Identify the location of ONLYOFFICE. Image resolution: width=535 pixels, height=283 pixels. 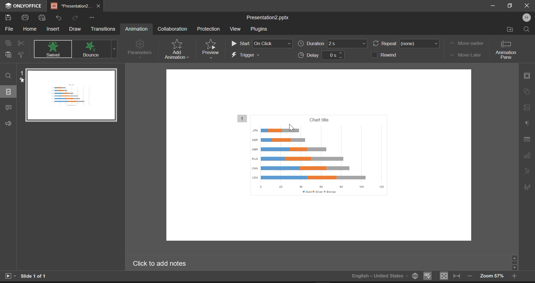
(22, 6).